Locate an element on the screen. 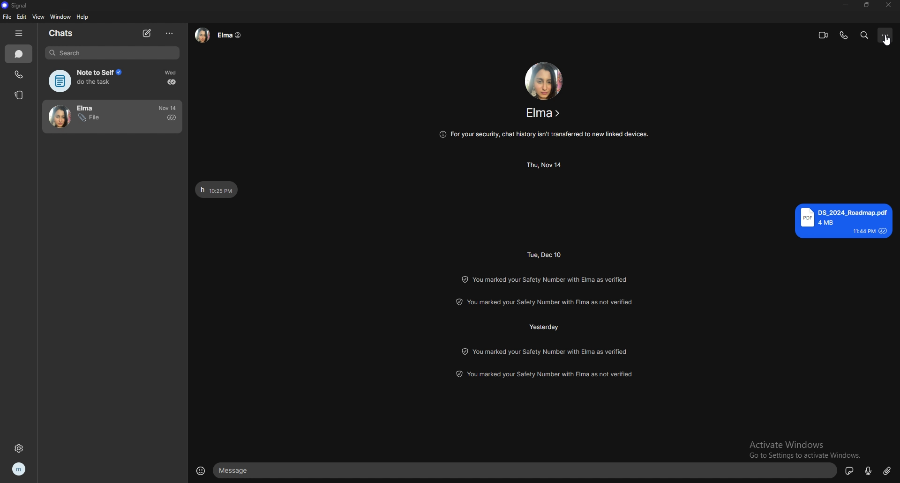 This screenshot has height=483, width=900. file is located at coordinates (7, 17).